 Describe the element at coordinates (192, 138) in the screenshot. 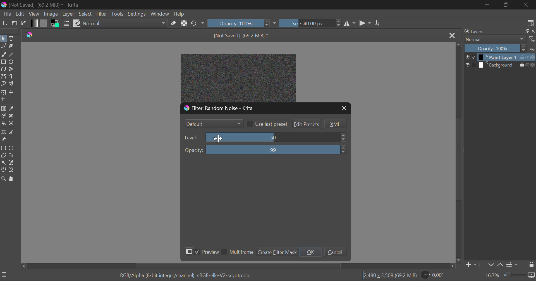

I see `level` at that location.